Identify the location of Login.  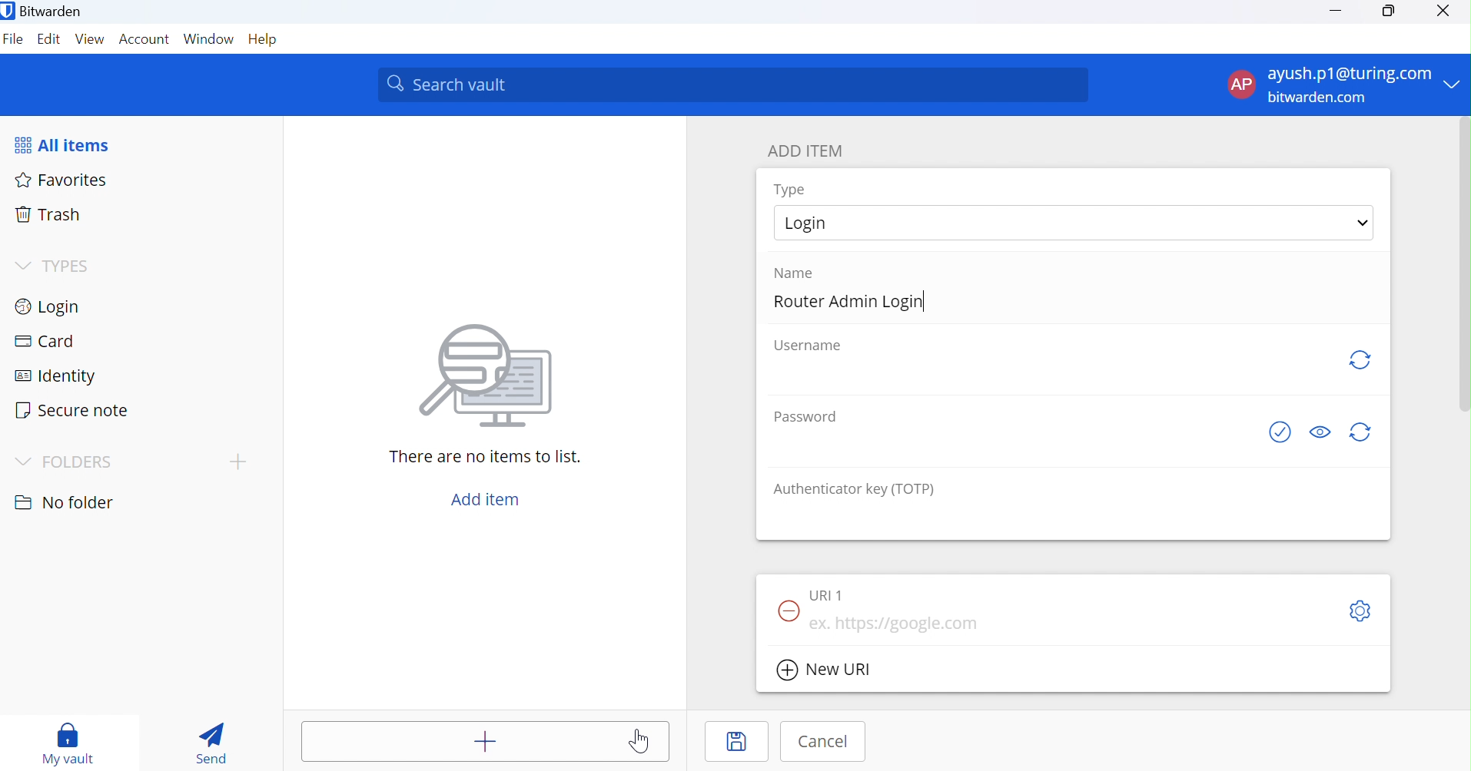
(53, 306).